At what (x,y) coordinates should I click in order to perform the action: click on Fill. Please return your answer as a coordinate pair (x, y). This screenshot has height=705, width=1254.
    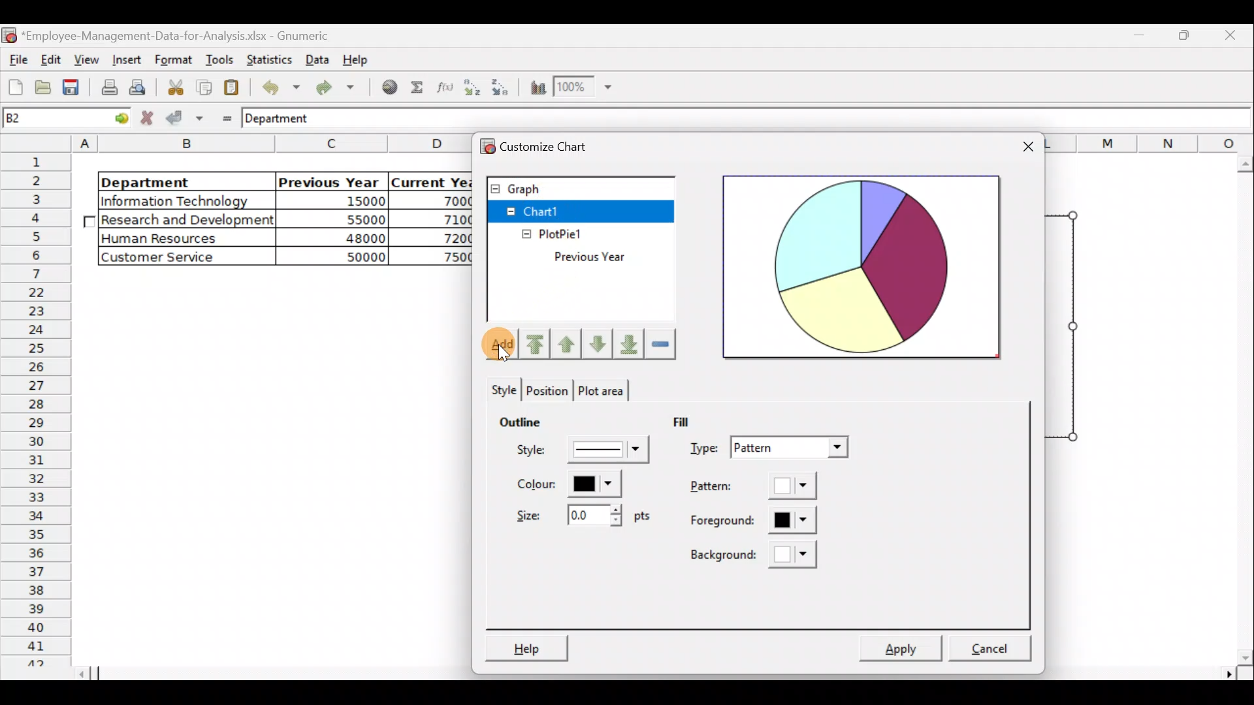
    Looking at the image, I should click on (692, 423).